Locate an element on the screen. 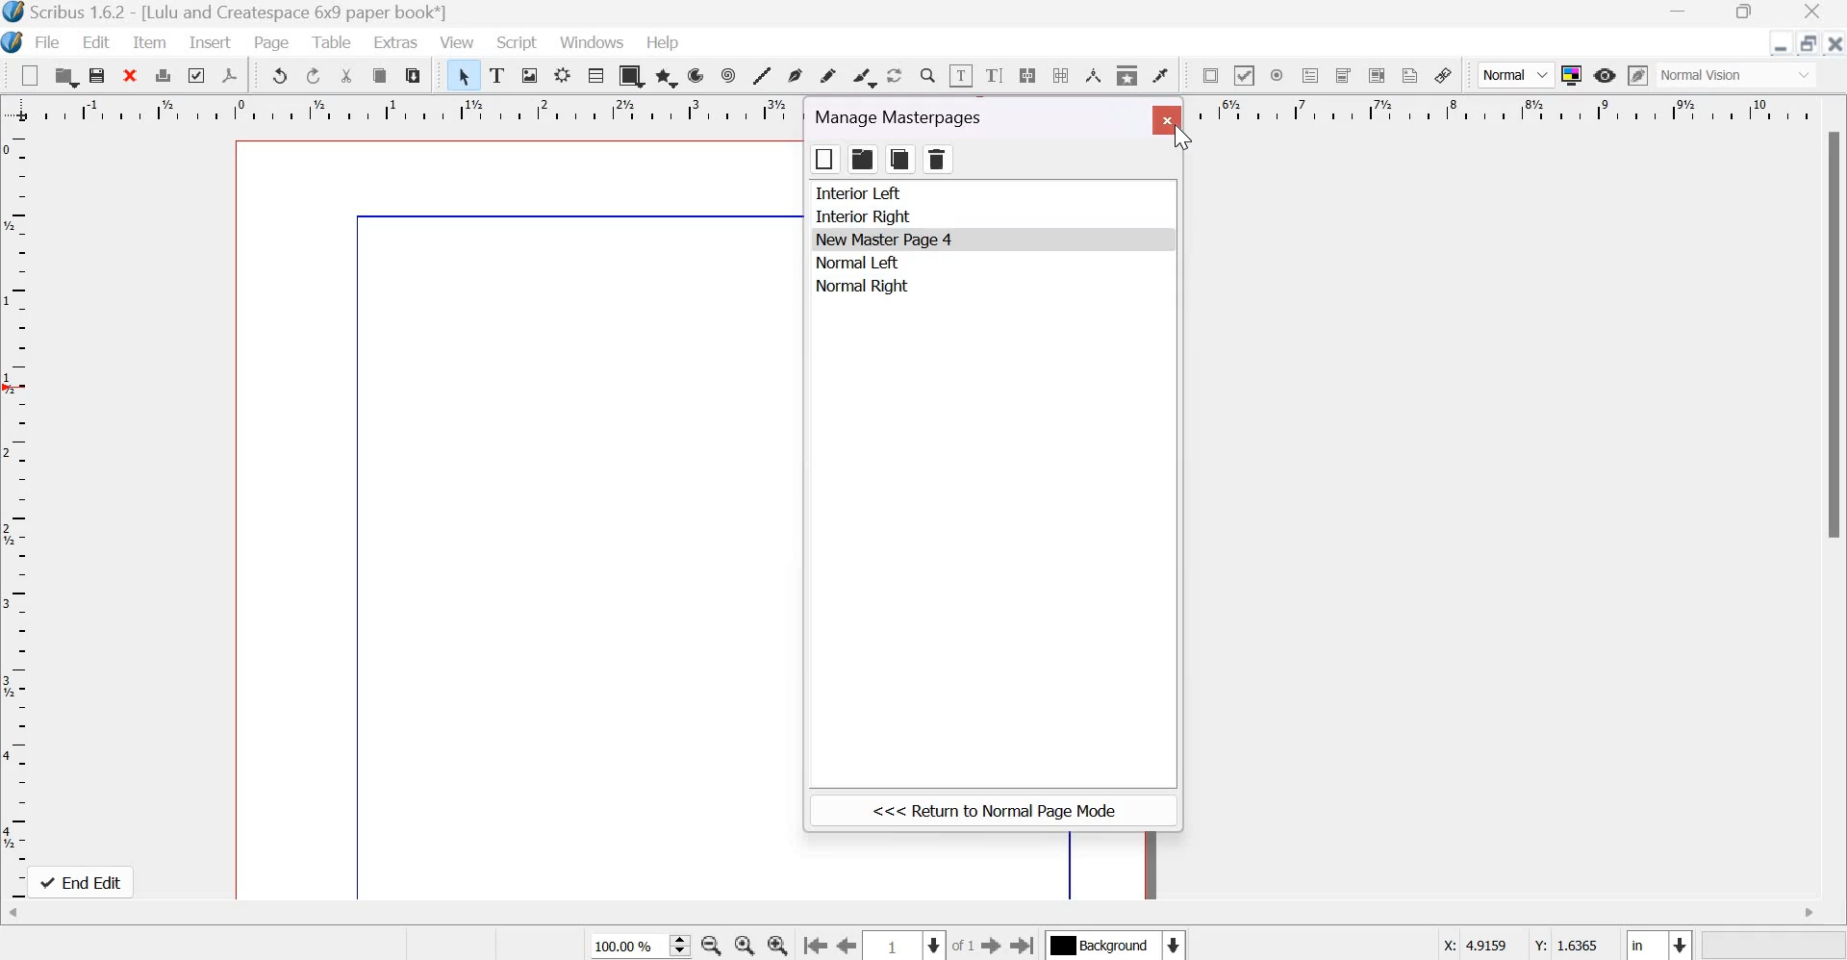 The width and height of the screenshot is (1847, 960). vertical scale is located at coordinates (19, 511).